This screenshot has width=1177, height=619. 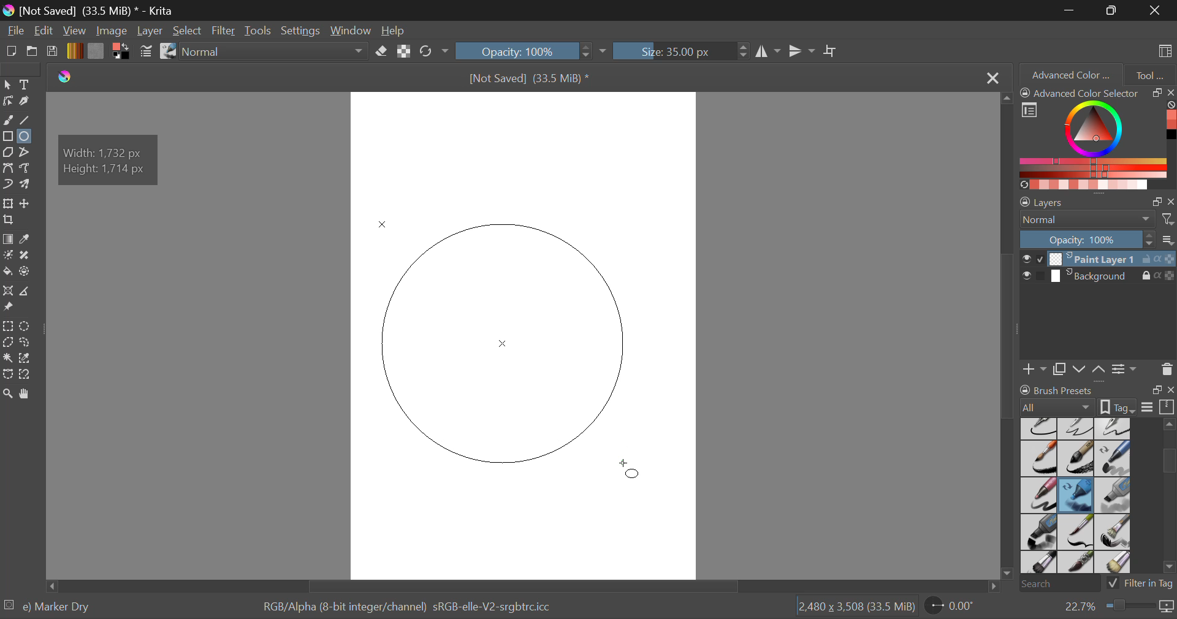 I want to click on Freehand Selection Tool, so click(x=26, y=342).